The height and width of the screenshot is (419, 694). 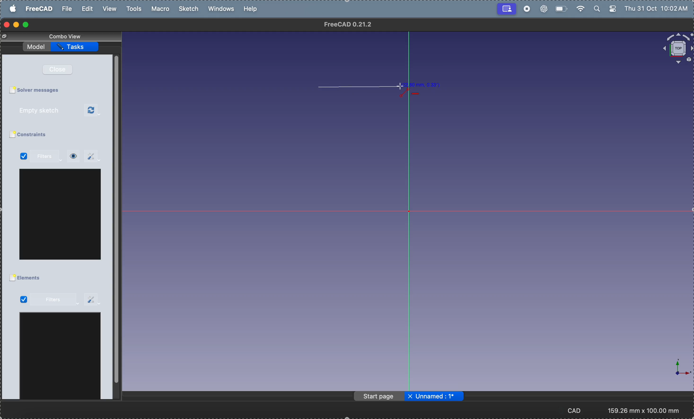 What do you see at coordinates (61, 357) in the screenshot?
I see `window` at bounding box center [61, 357].